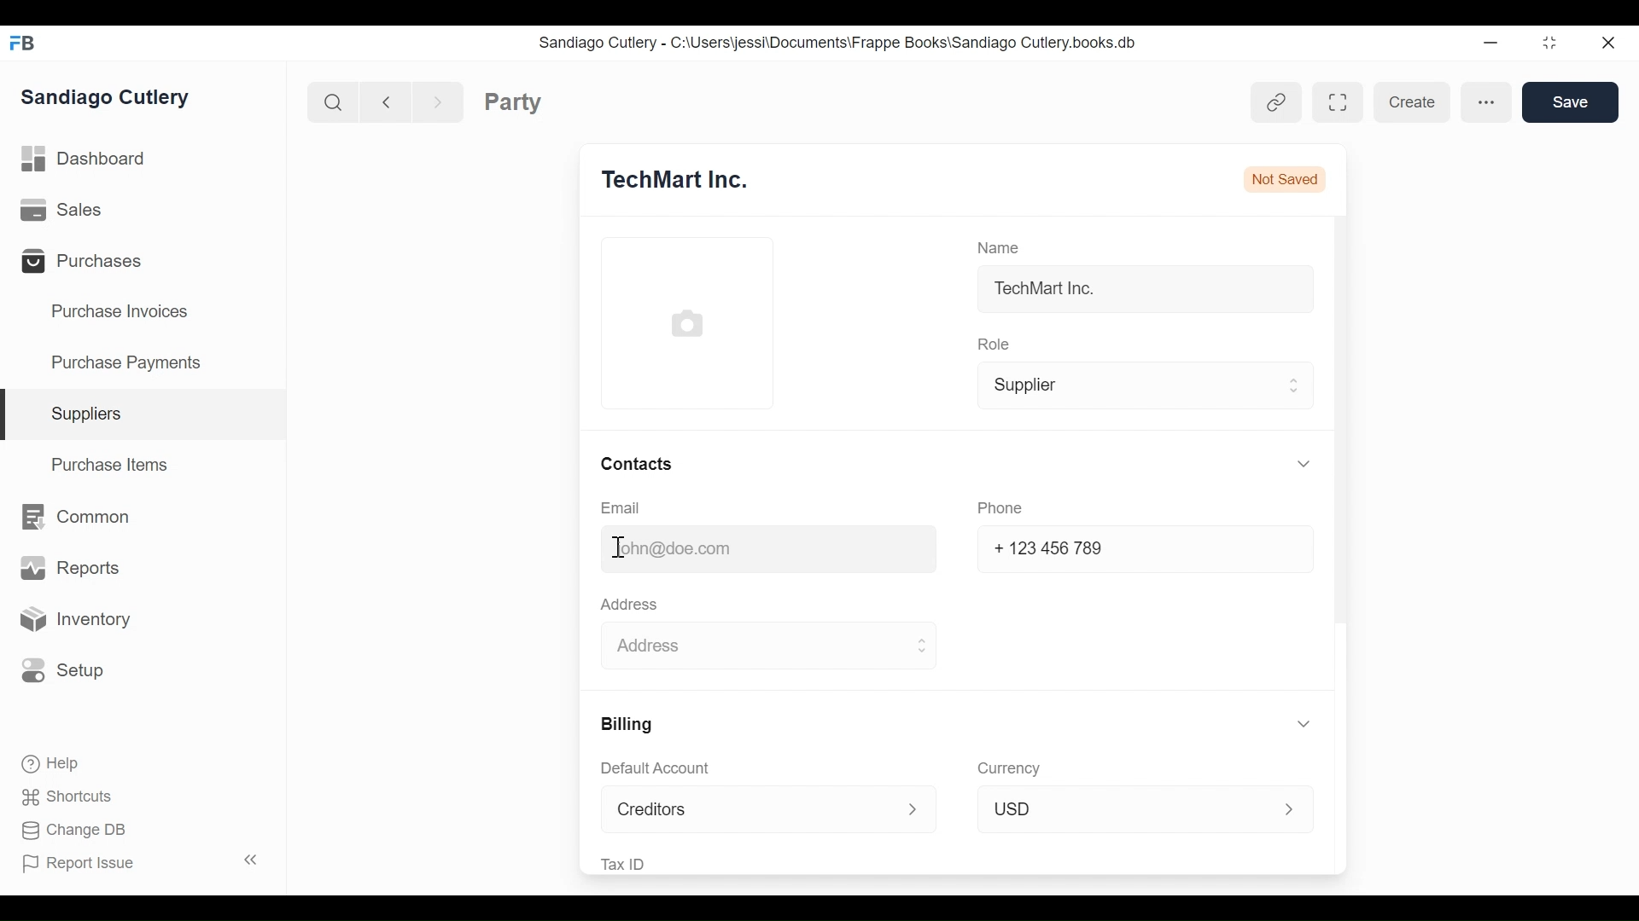  I want to click on Sandiago Cutlery - C:\Users\jessi\Documents\Frappe Books\Sandiago Cutlery.books.db, so click(854, 43).